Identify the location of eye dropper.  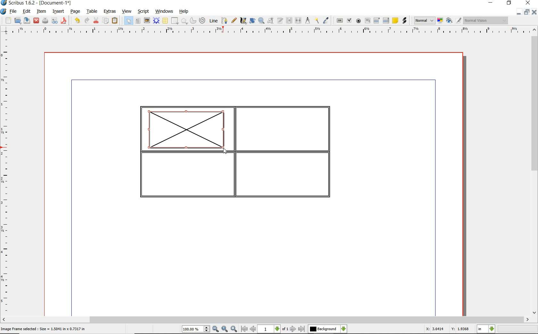
(326, 20).